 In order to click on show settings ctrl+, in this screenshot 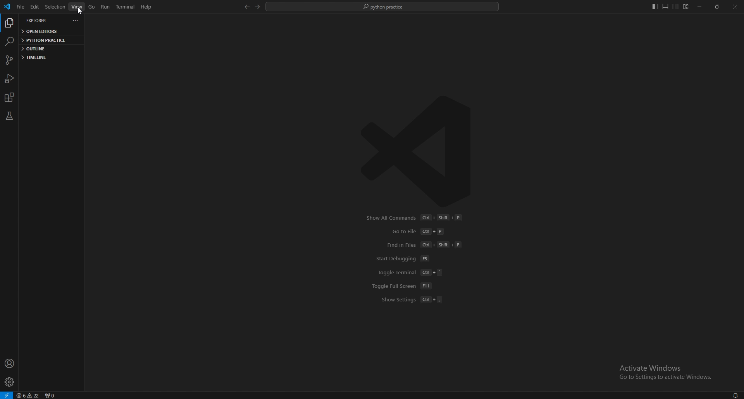, I will do `click(413, 299)`.